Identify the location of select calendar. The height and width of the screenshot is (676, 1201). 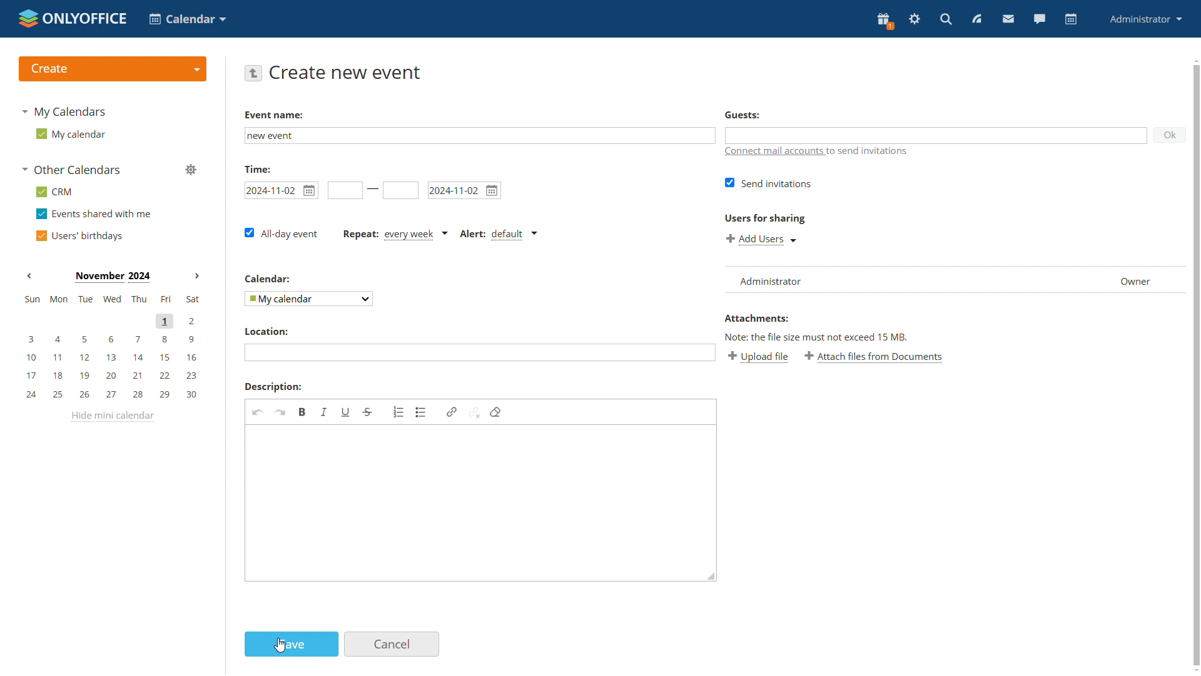
(307, 298).